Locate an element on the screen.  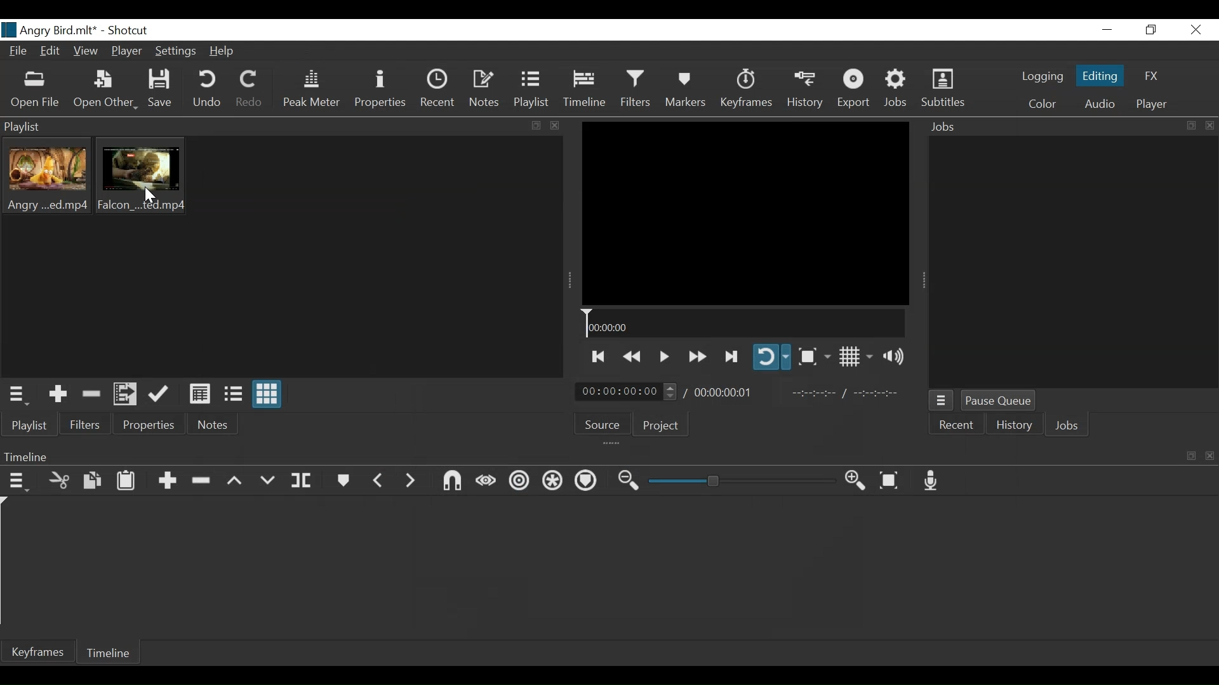
Ripple all tracks is located at coordinates (585, 482).